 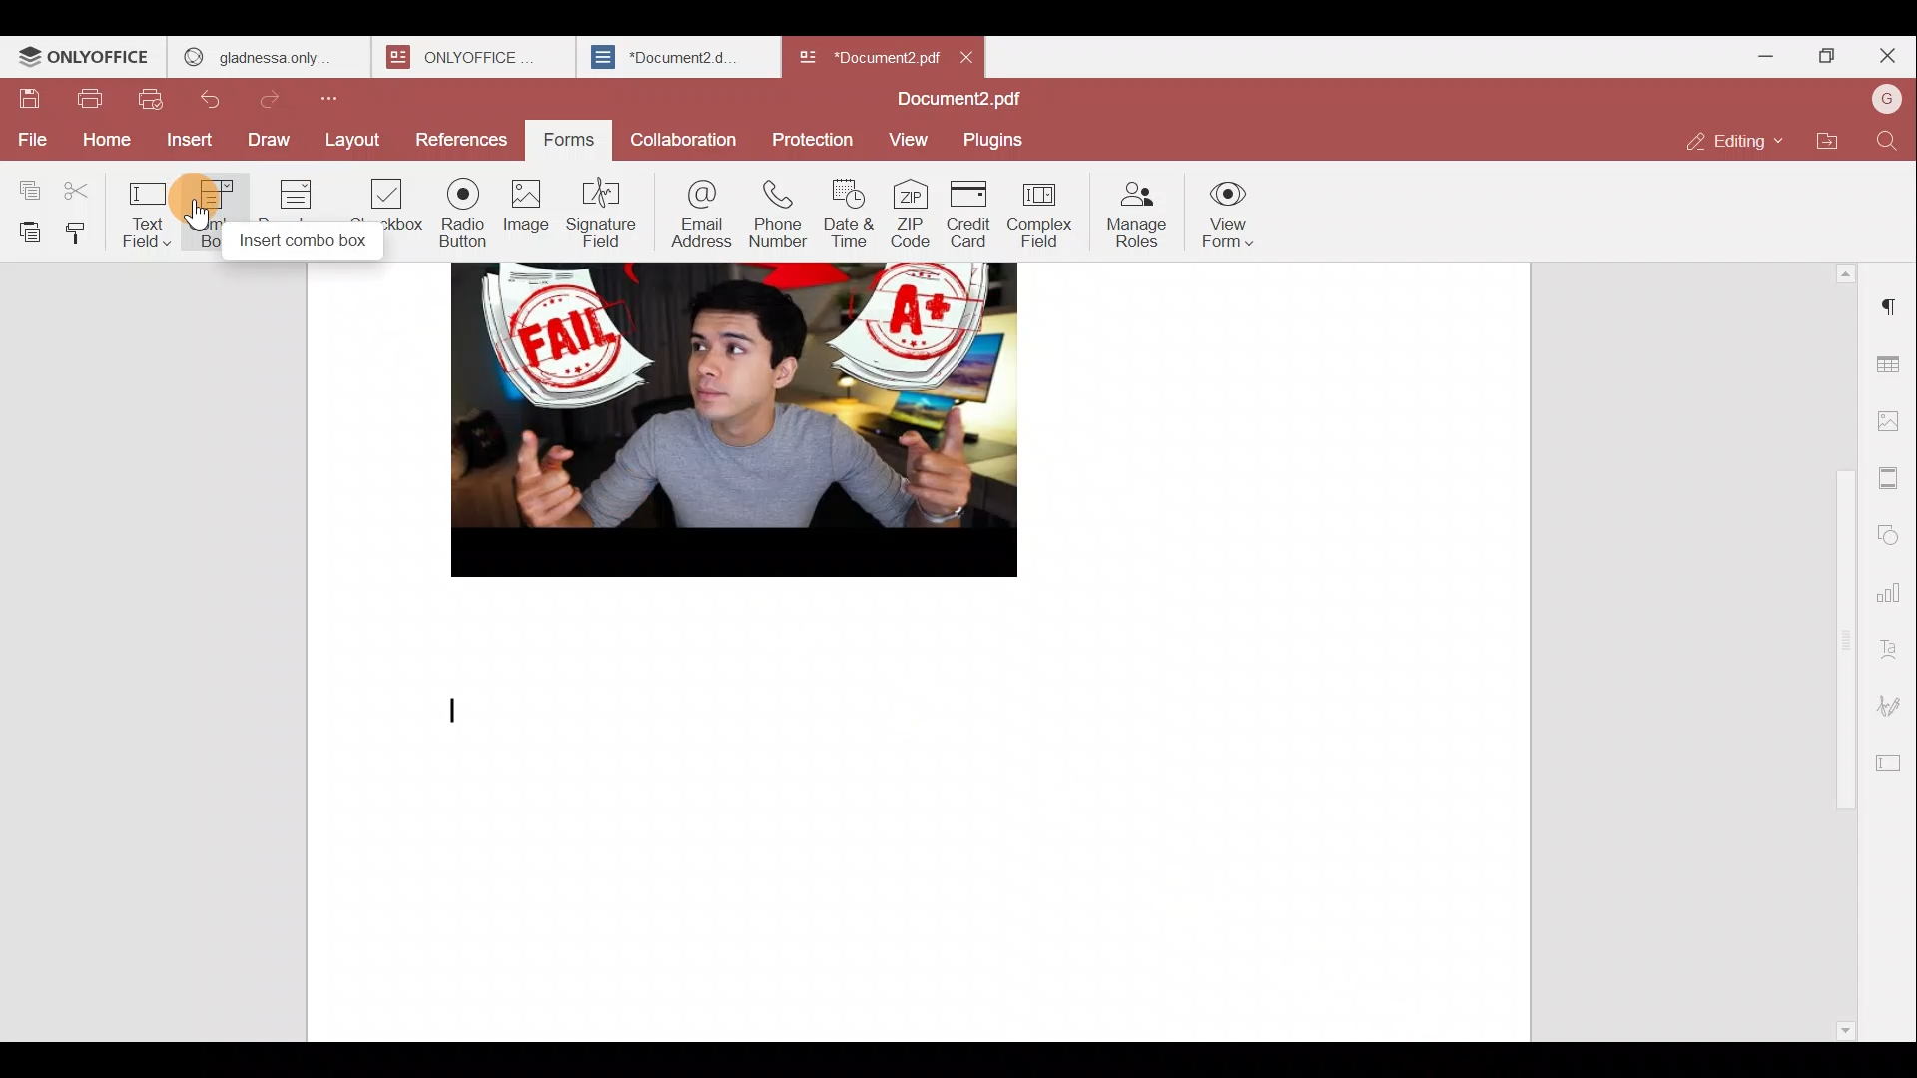 What do you see at coordinates (958, 99) in the screenshot?
I see `Document2.pdf` at bounding box center [958, 99].